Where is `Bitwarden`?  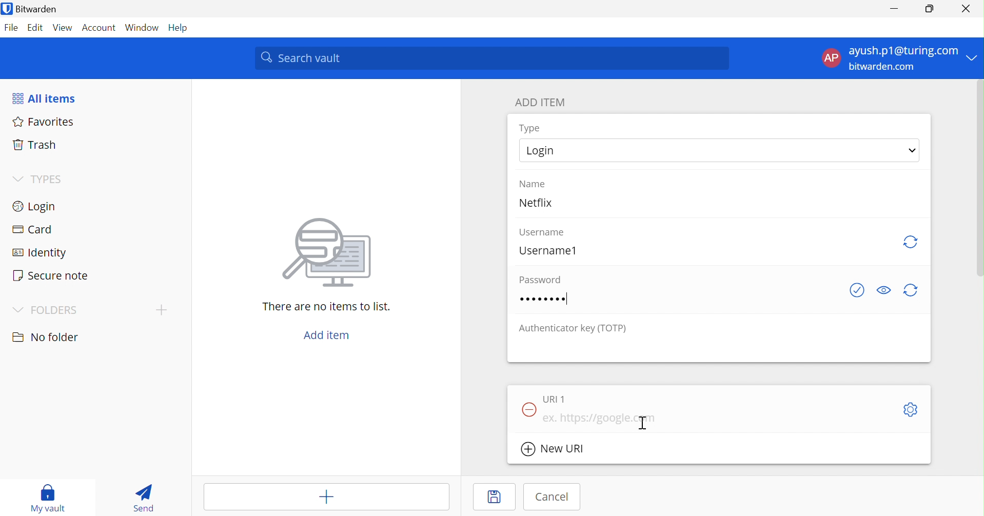
Bitwarden is located at coordinates (30, 8).